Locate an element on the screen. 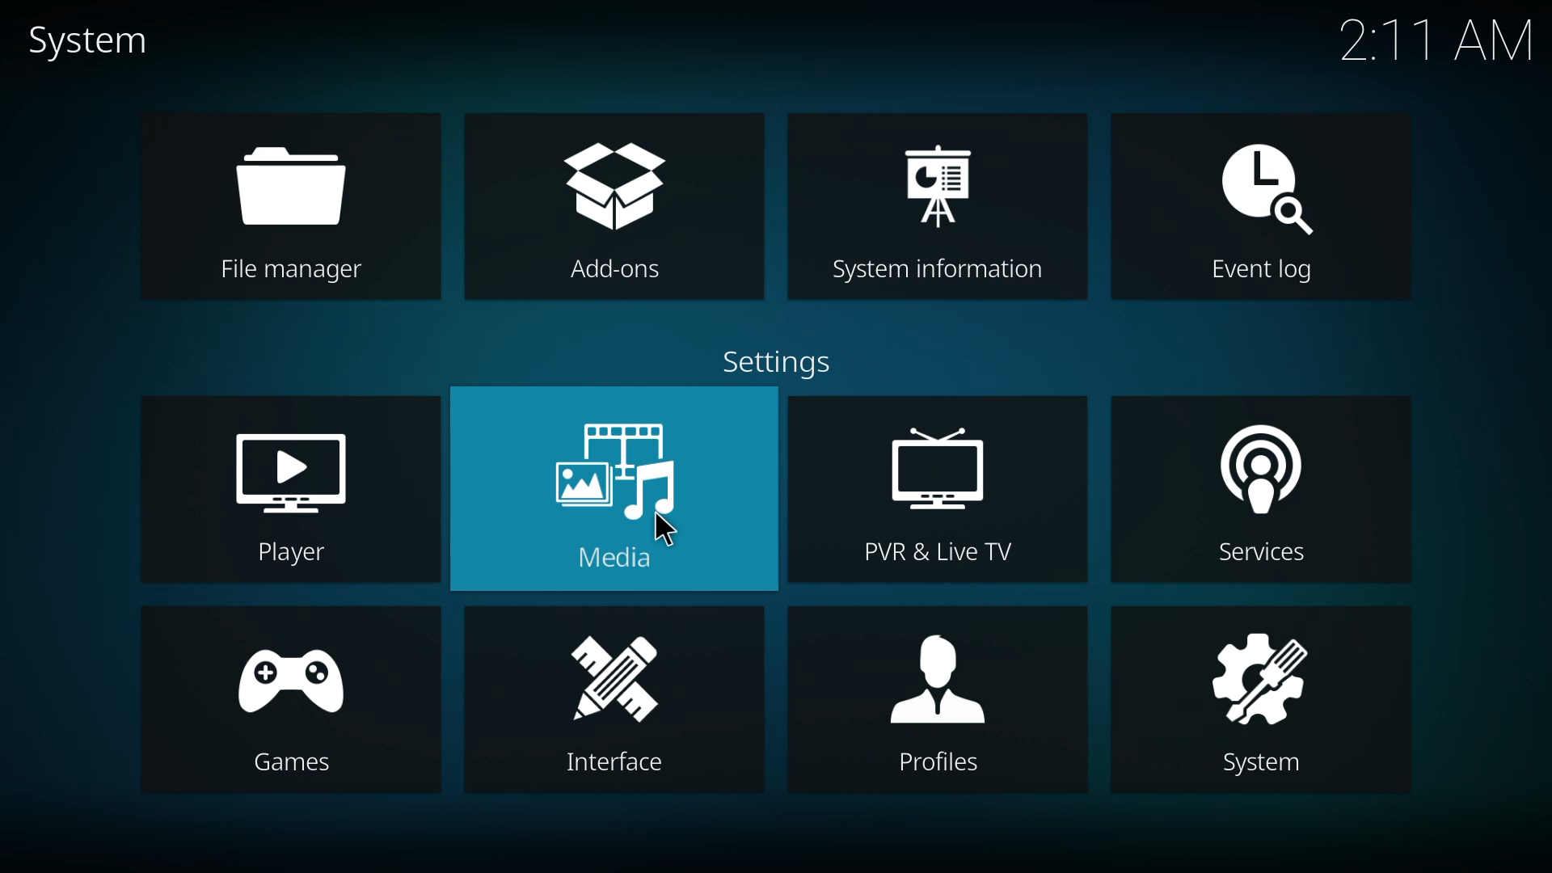 Image resolution: width=1552 pixels, height=873 pixels. event log is located at coordinates (1267, 209).